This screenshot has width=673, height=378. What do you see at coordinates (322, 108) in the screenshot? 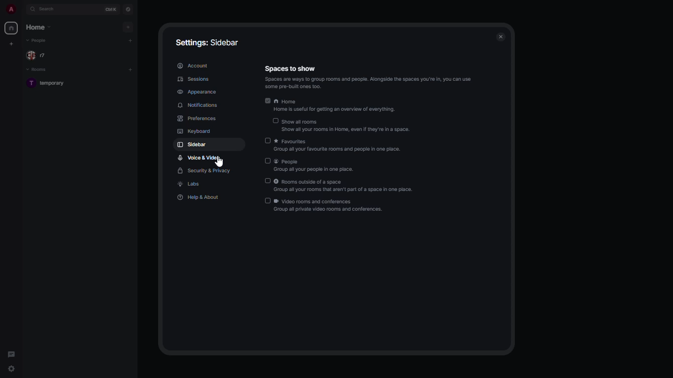
I see `‘Home is useful for getting an overview of everythin` at bounding box center [322, 108].